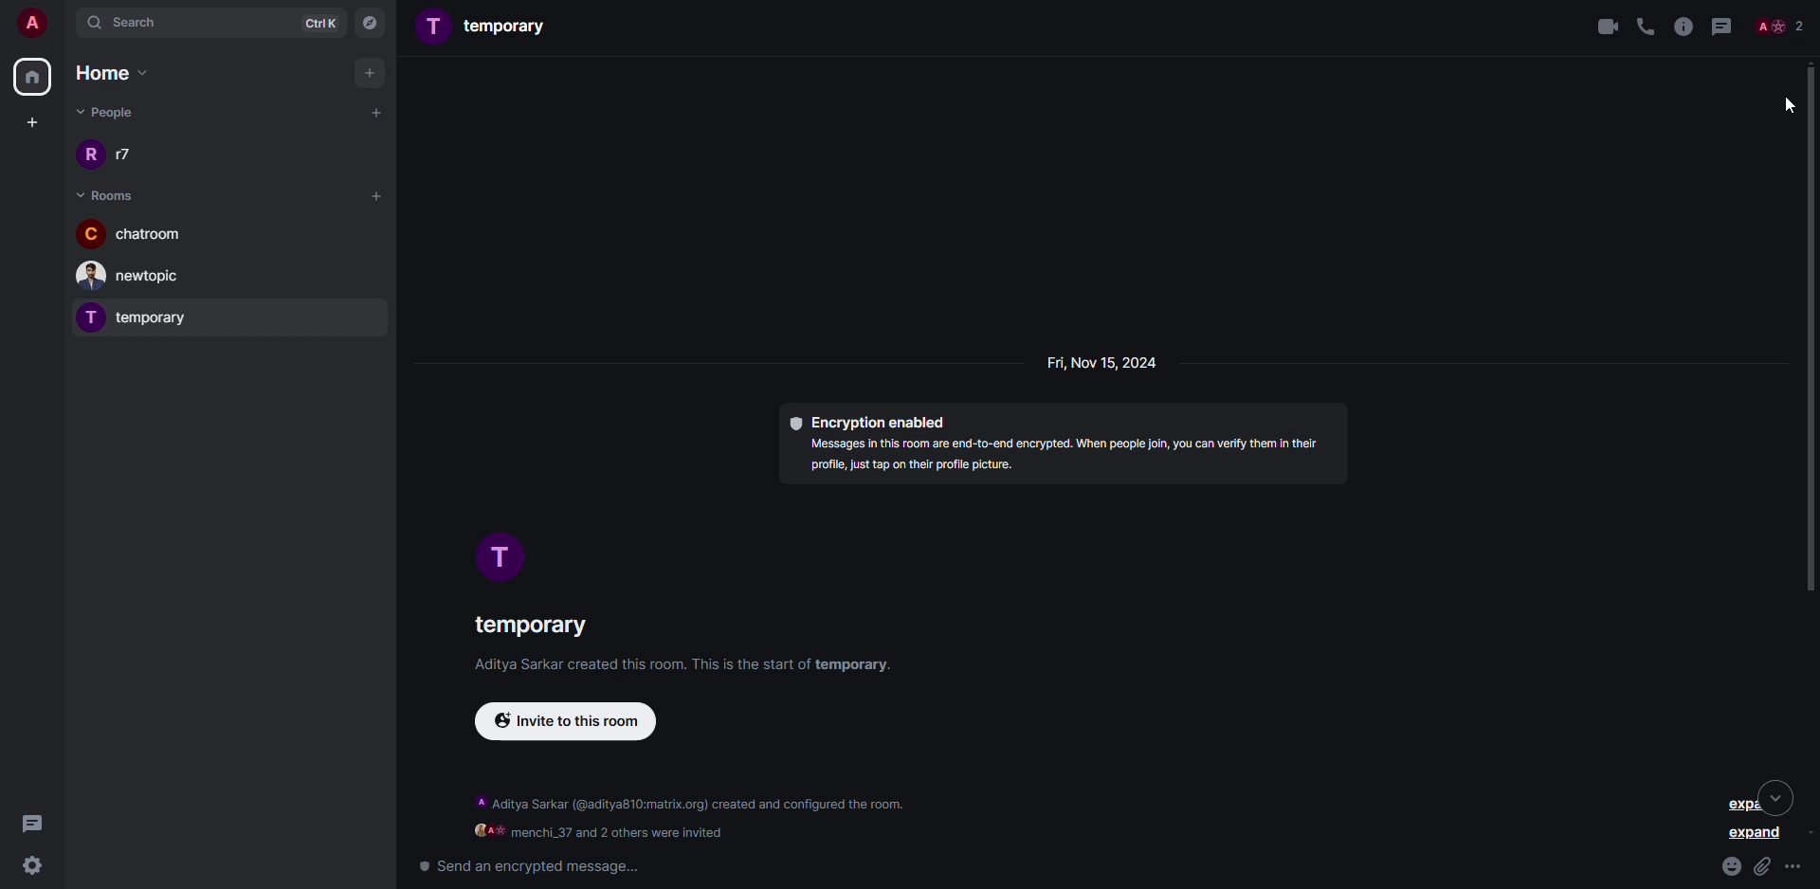 Image resolution: width=1820 pixels, height=889 pixels. What do you see at coordinates (133, 232) in the screenshot?
I see `chatroom` at bounding box center [133, 232].